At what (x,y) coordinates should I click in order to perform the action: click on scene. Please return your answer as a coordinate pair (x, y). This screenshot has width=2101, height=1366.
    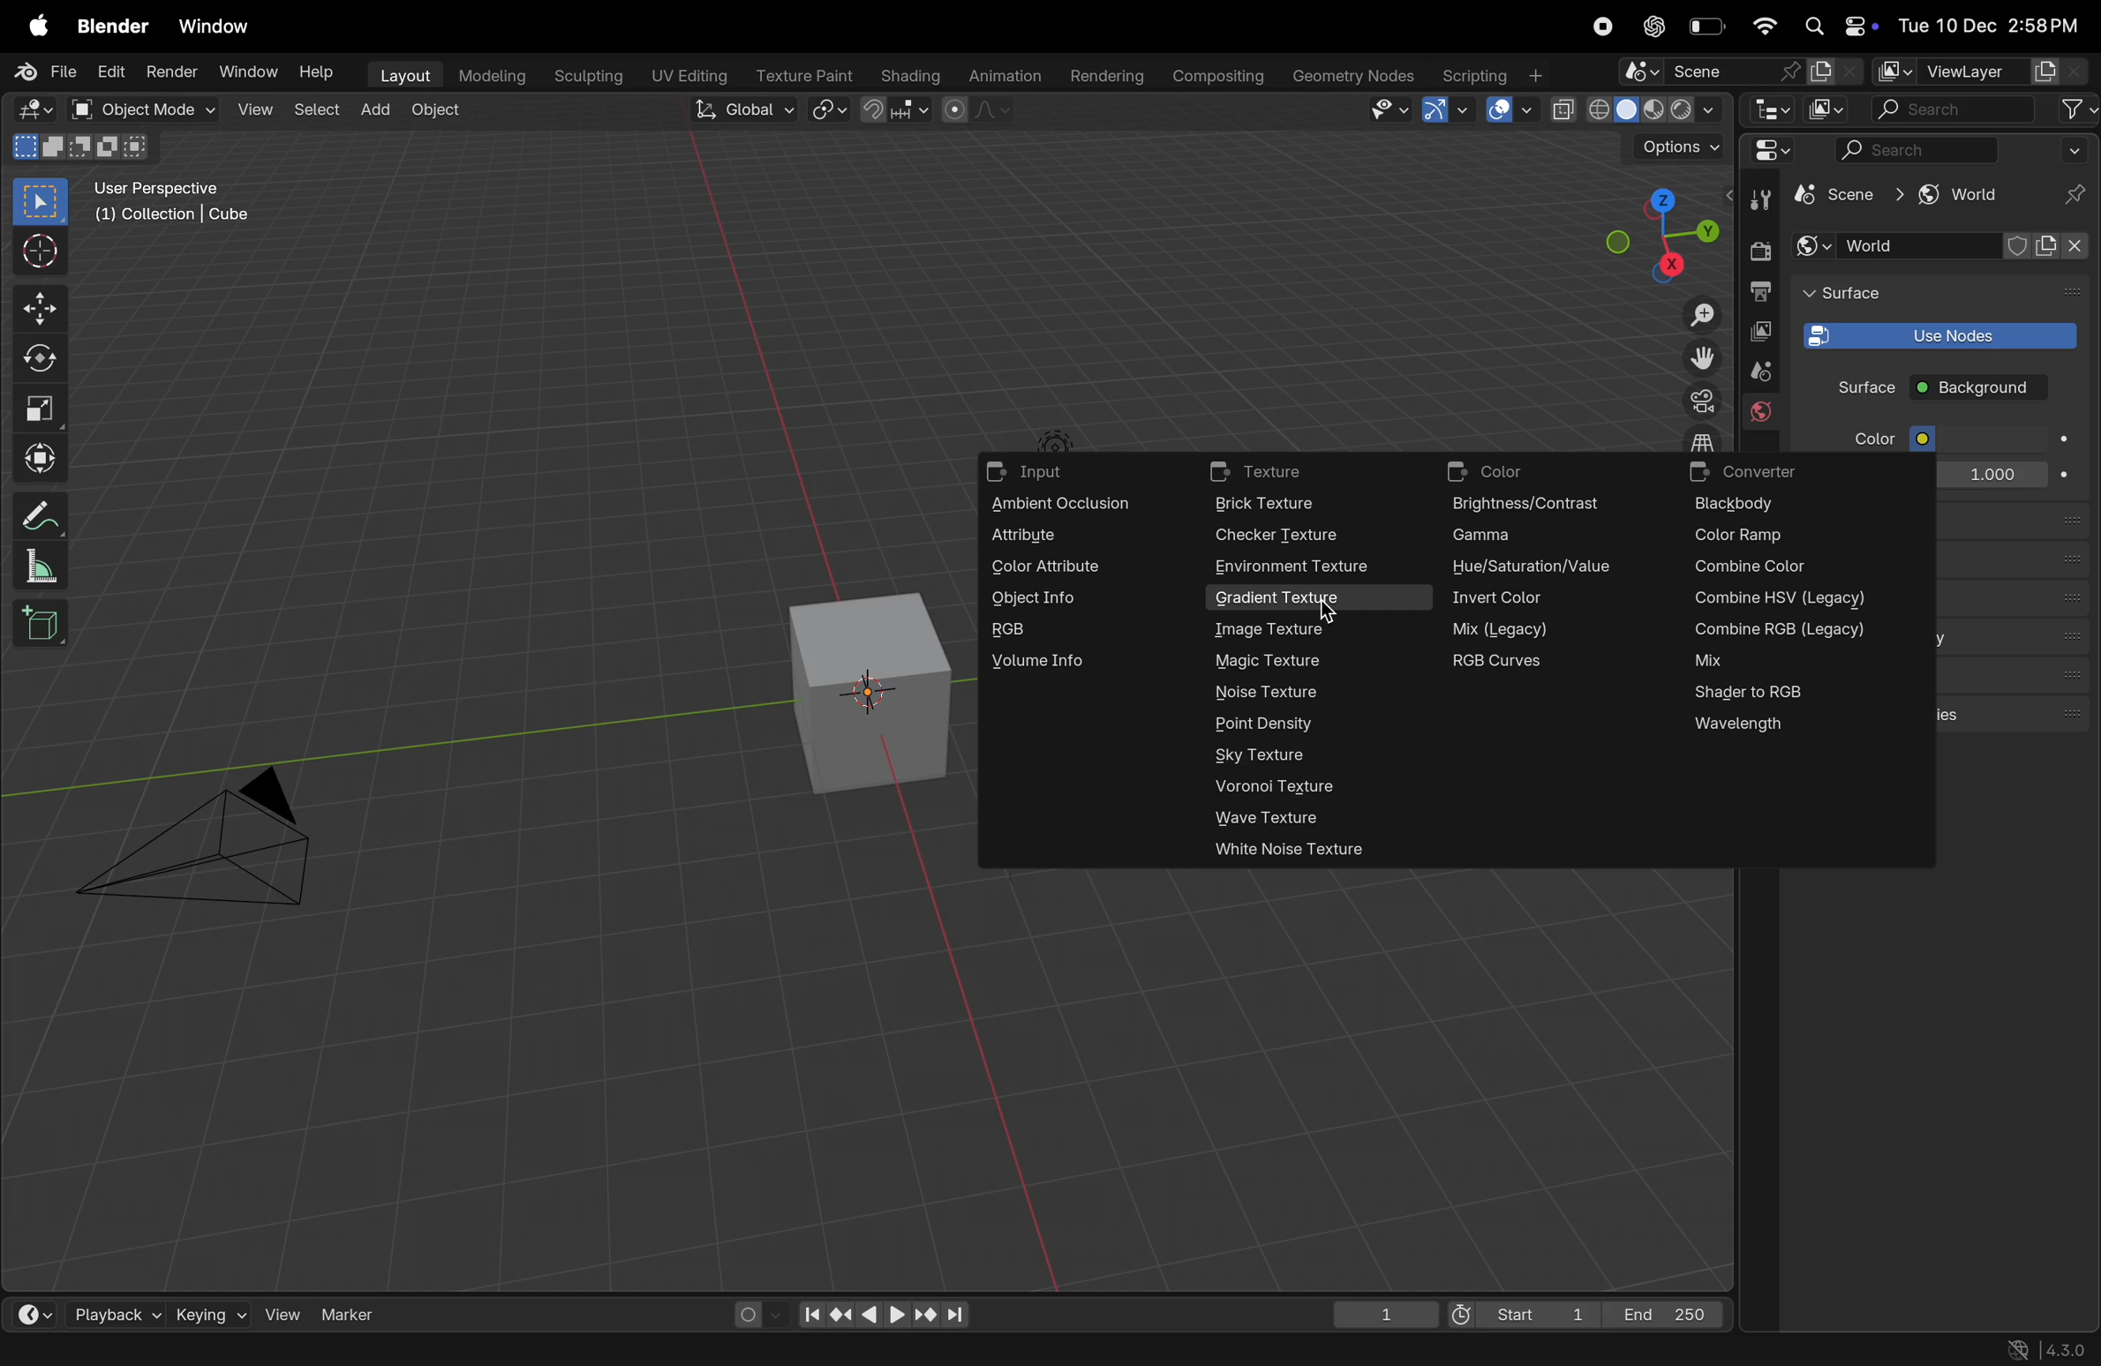
    Looking at the image, I should click on (1842, 197).